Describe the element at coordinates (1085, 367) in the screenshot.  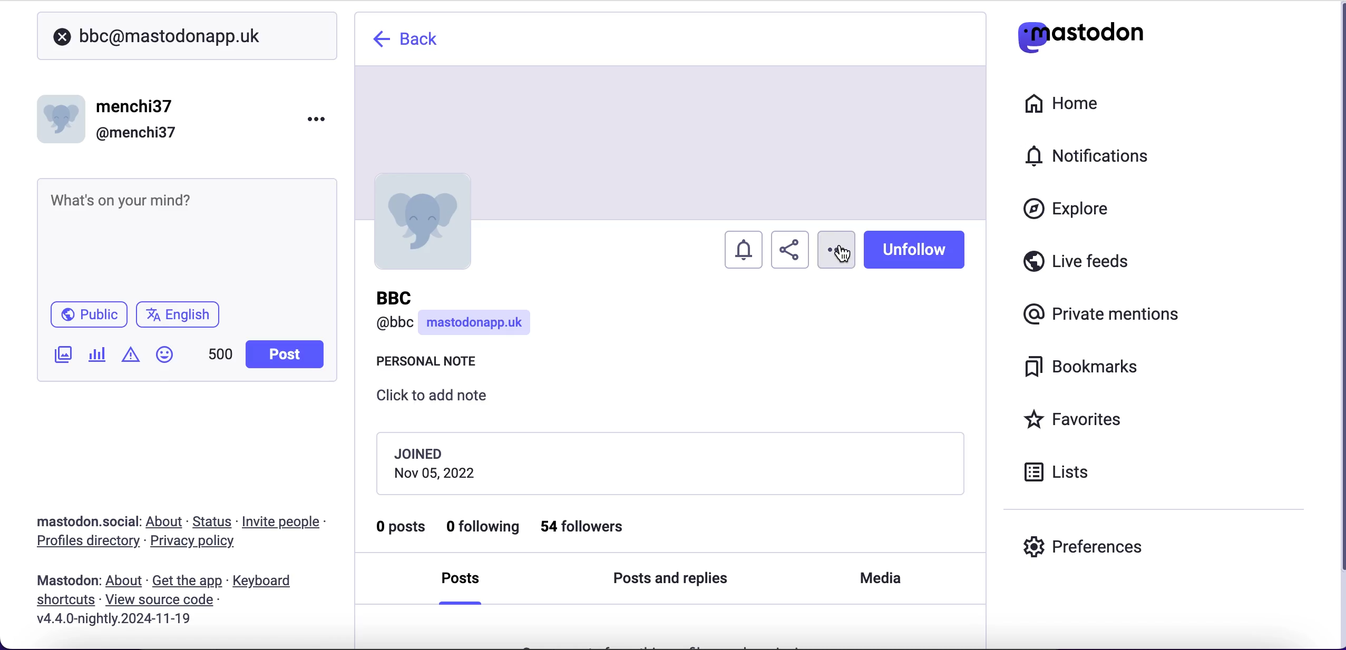
I see `bookmarks` at that location.